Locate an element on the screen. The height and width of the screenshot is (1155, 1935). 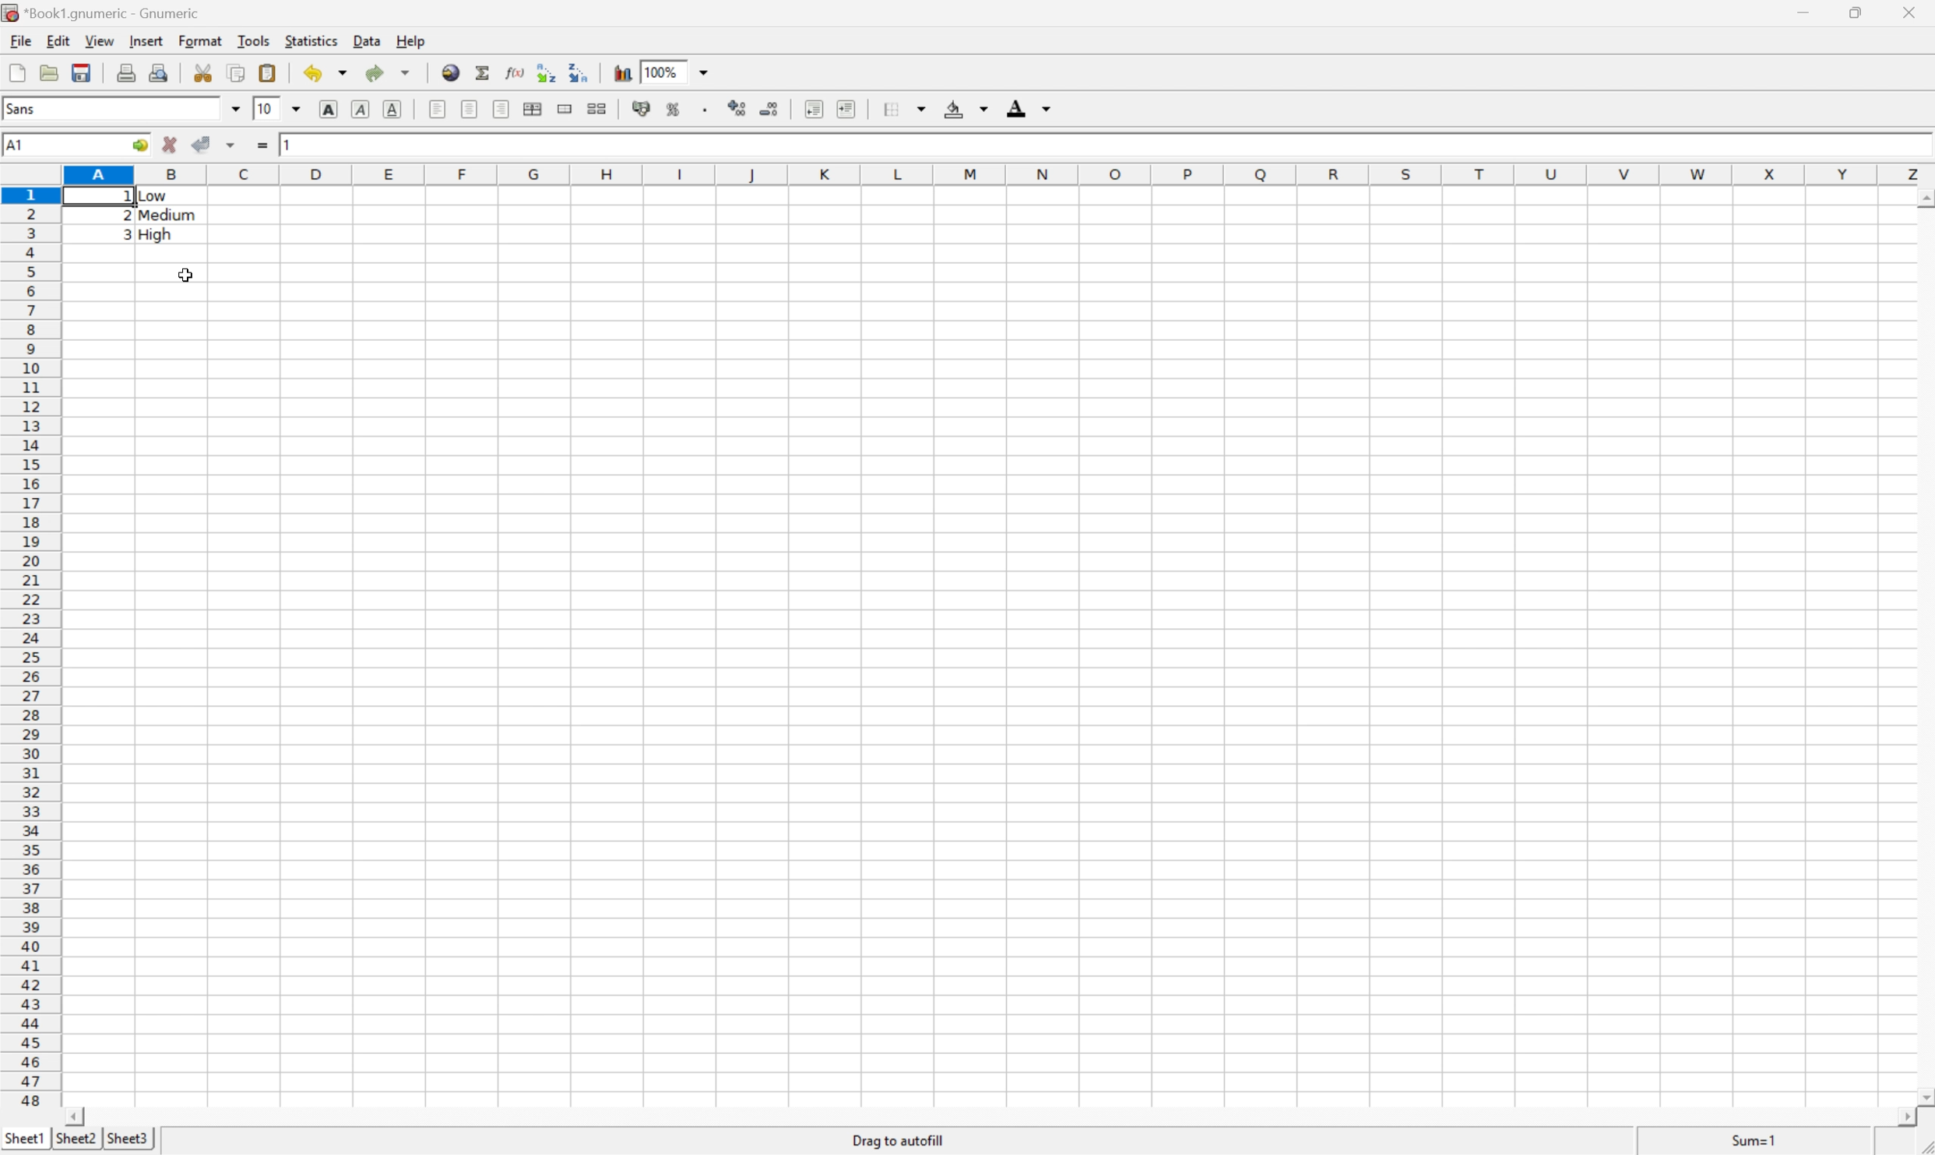
10 is located at coordinates (265, 109).